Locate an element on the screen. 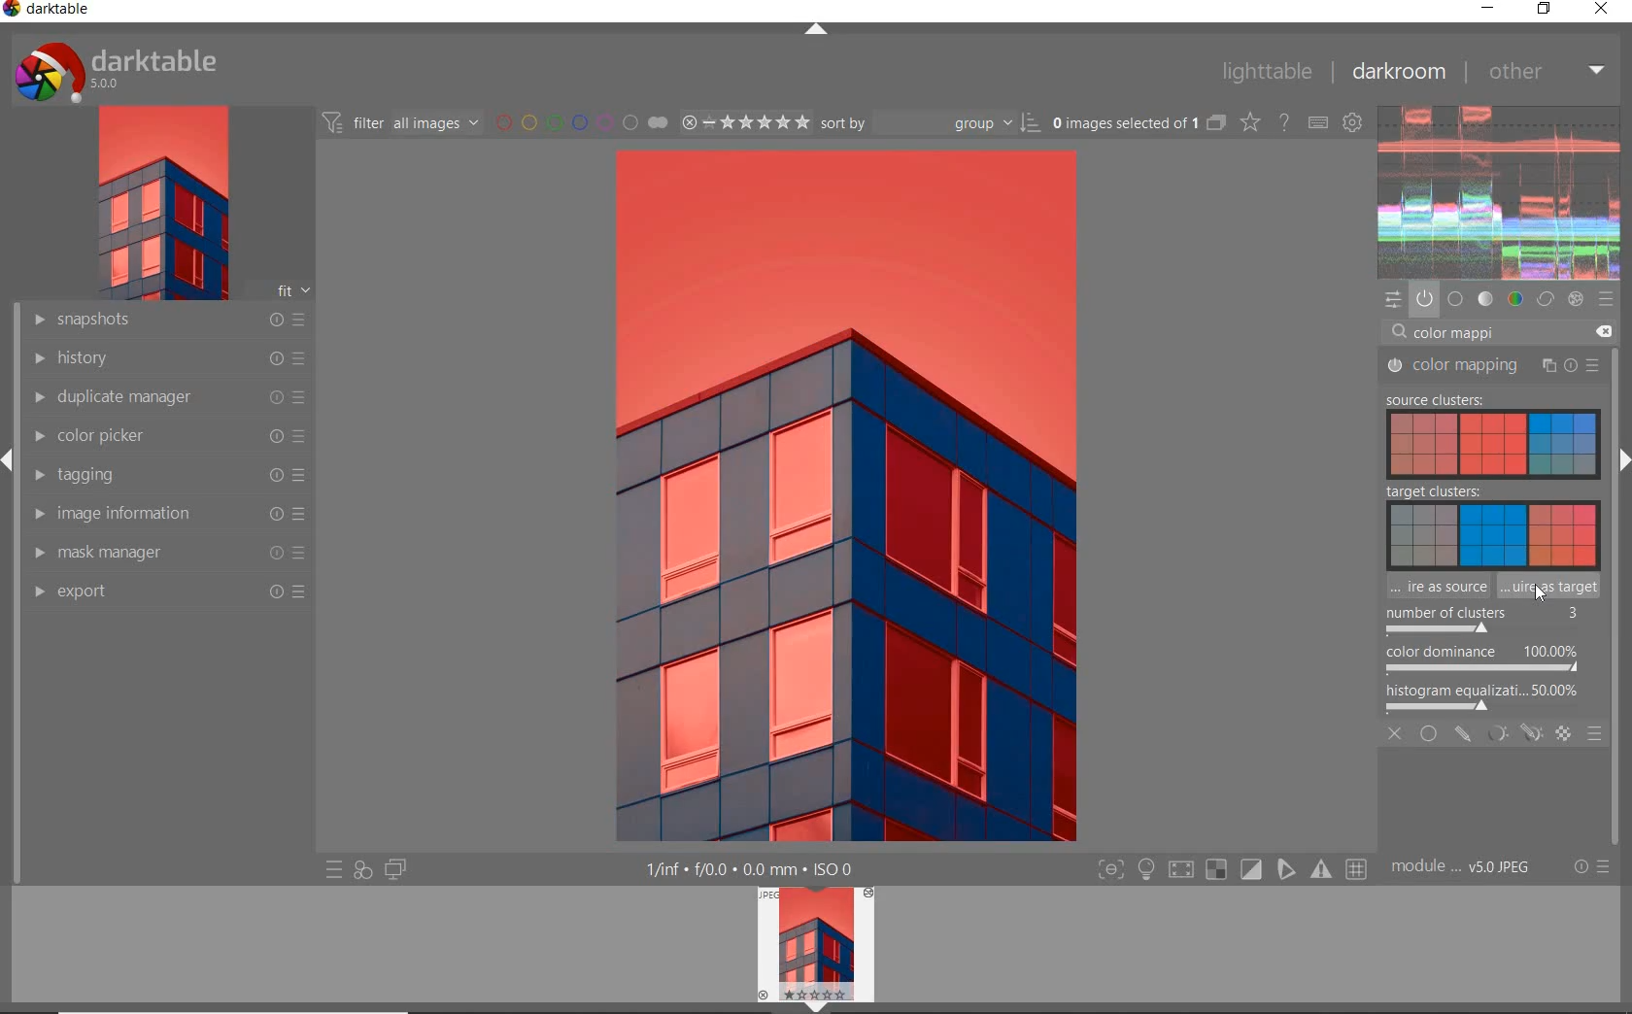 The image size is (1632, 1014). darkroom is located at coordinates (1399, 69).